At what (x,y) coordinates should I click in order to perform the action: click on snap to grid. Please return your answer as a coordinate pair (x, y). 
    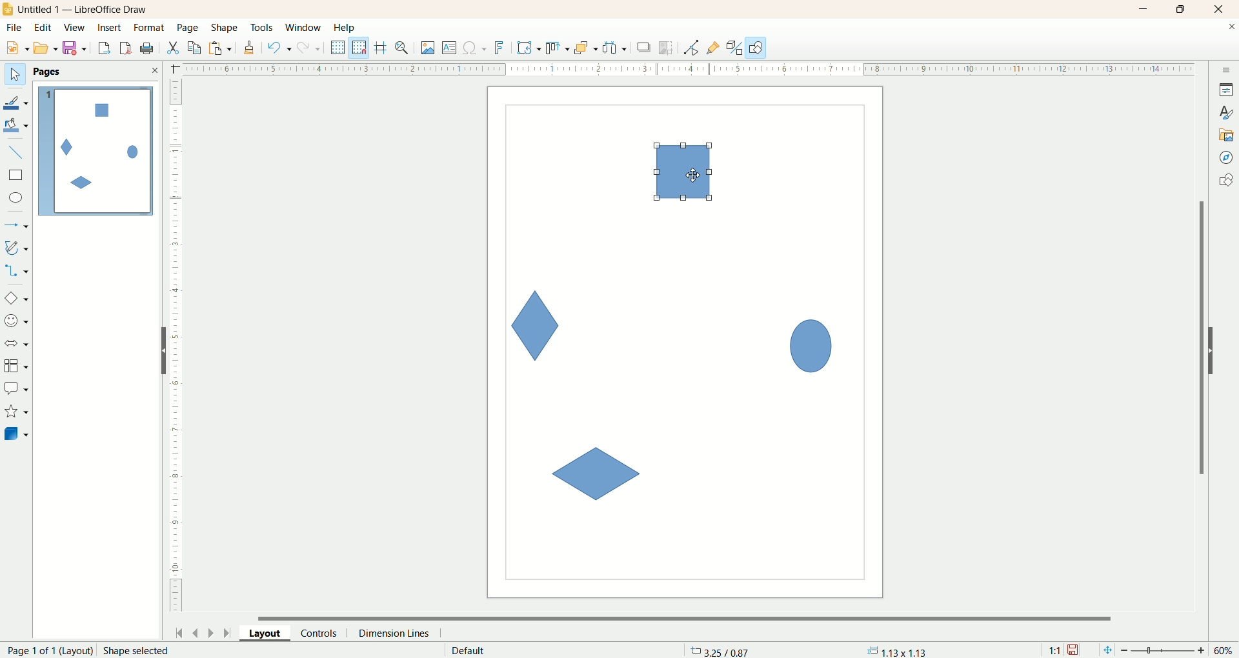
    Looking at the image, I should click on (362, 48).